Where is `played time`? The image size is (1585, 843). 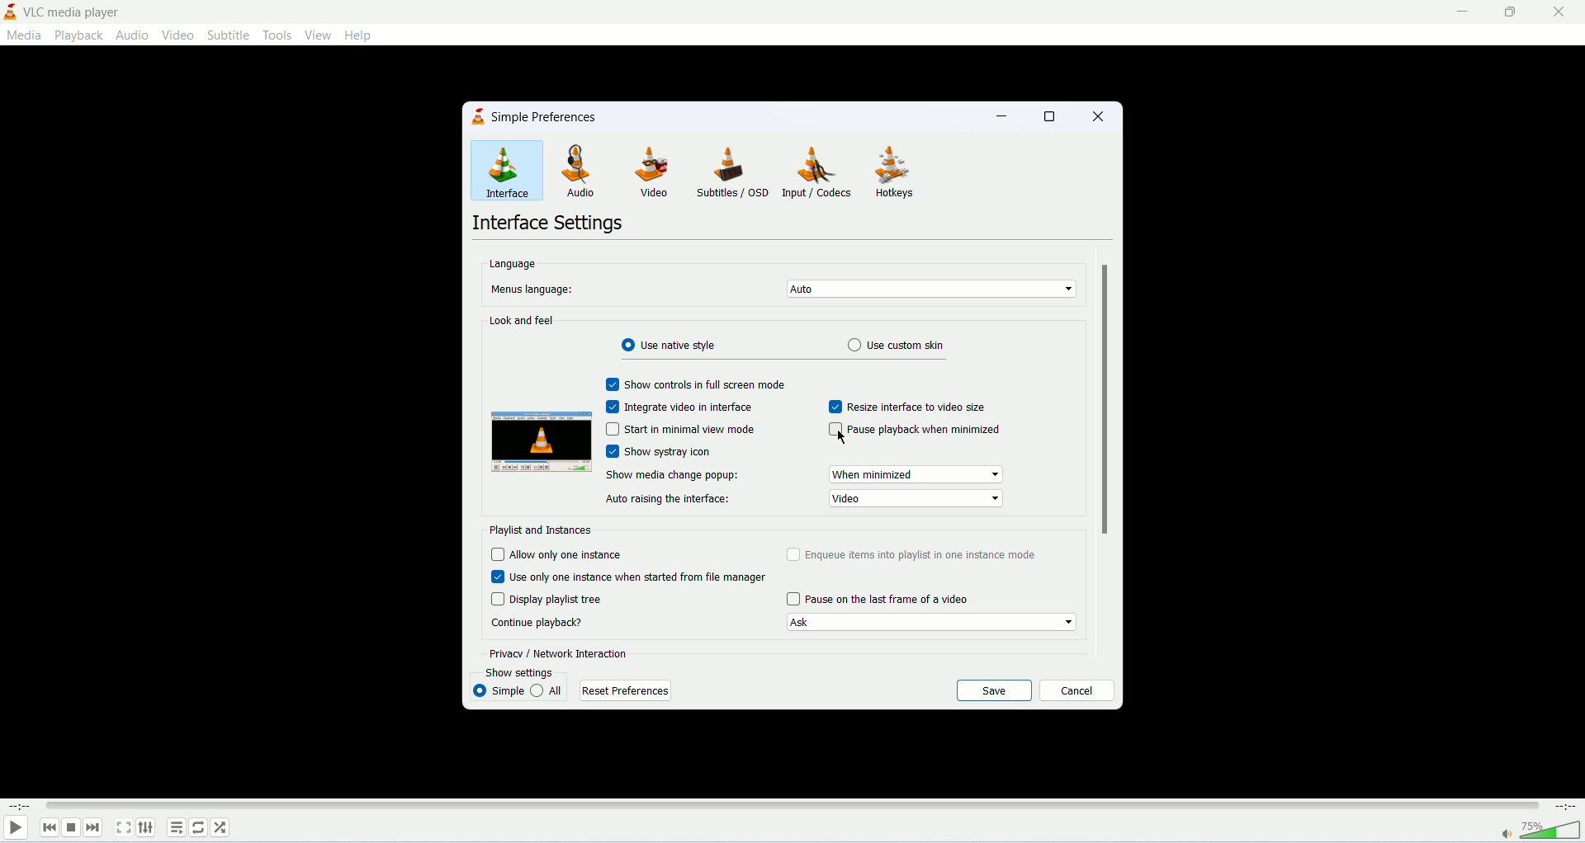 played time is located at coordinates (16, 808).